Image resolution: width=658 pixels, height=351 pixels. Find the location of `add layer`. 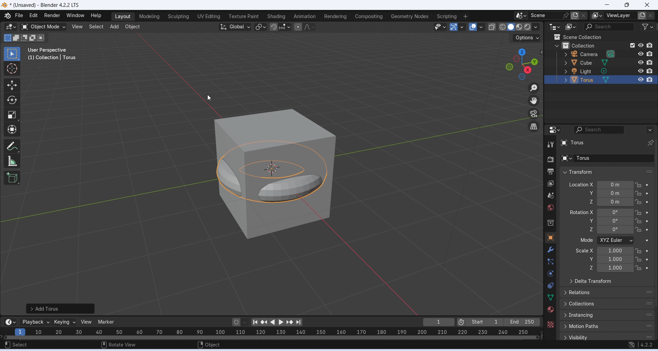

add layer is located at coordinates (642, 16).